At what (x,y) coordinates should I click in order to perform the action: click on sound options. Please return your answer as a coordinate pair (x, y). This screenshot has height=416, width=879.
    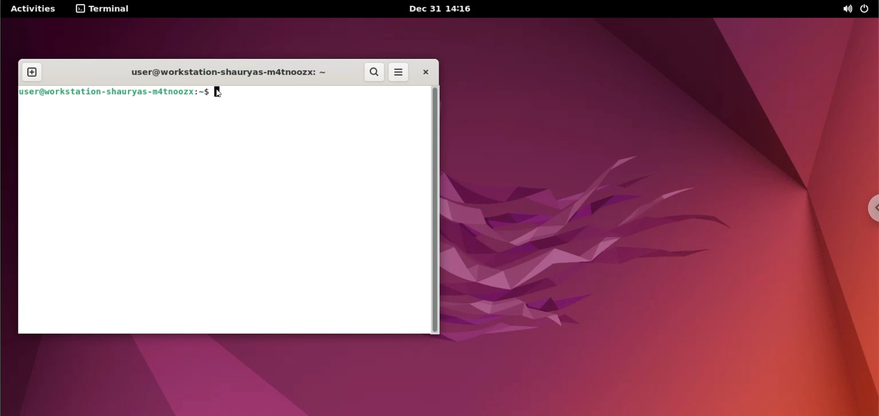
    Looking at the image, I should click on (848, 10).